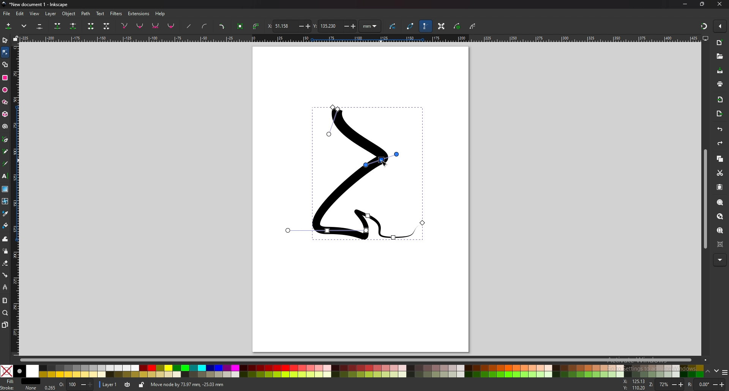 The height and width of the screenshot is (391, 729). I want to click on star and polygon, so click(5, 102).